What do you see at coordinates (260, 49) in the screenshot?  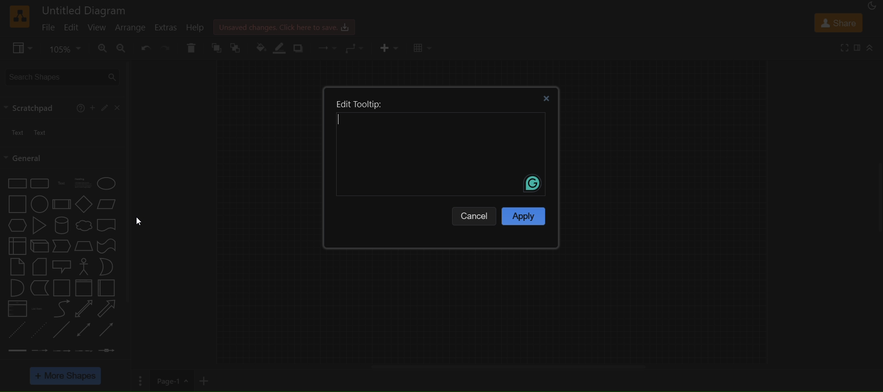 I see `fill color` at bounding box center [260, 49].